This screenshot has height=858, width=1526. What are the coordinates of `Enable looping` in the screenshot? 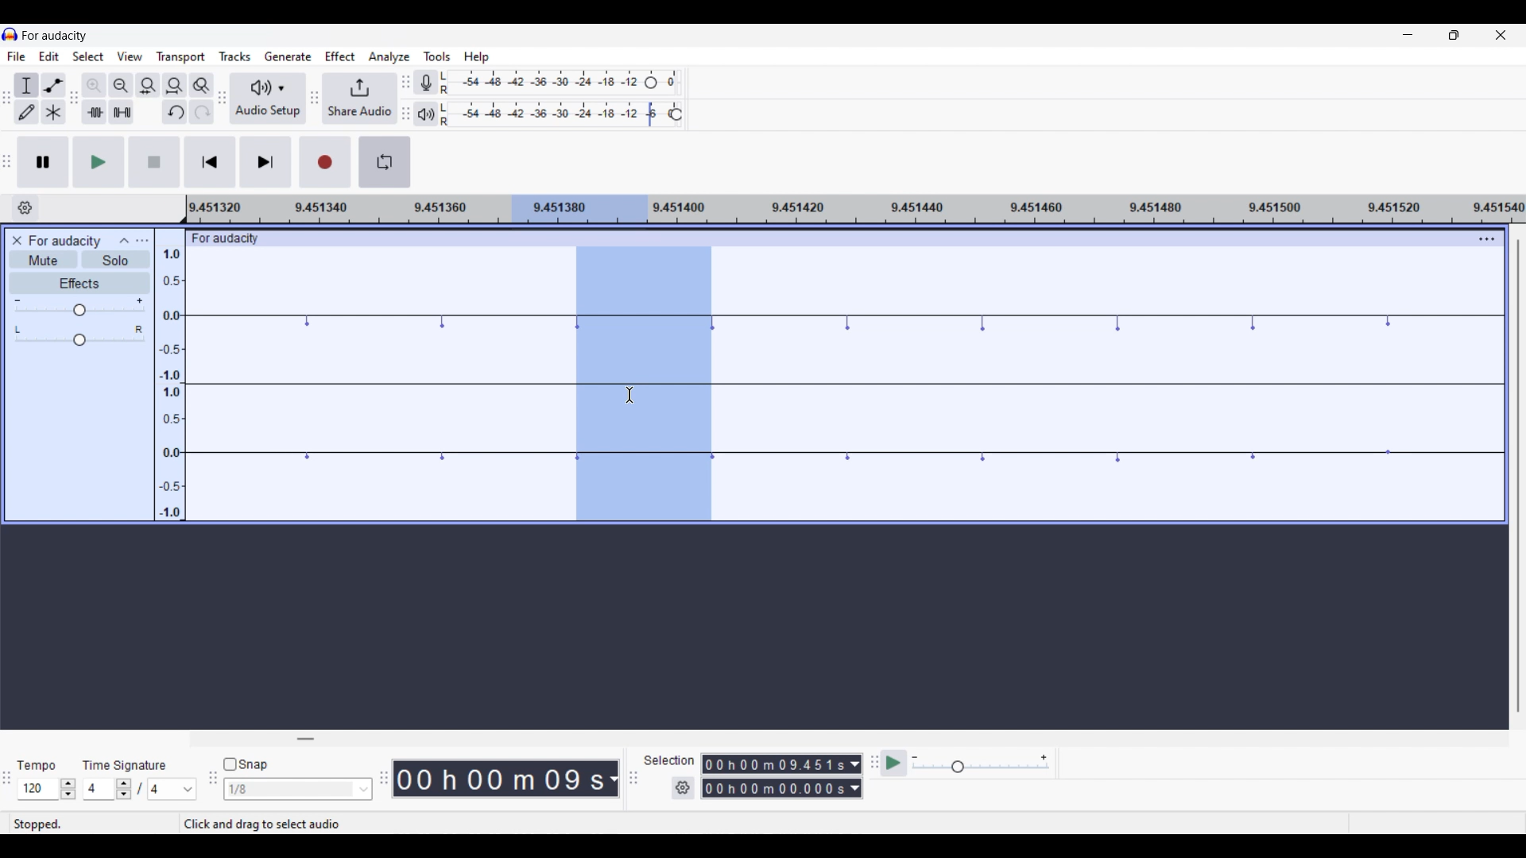 It's located at (385, 162).